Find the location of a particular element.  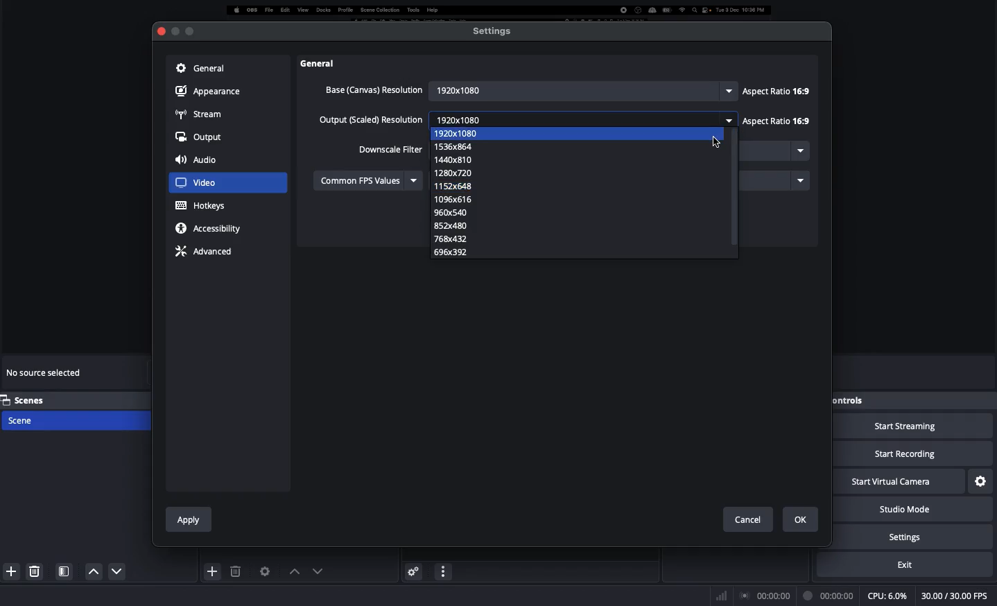

No source selected is located at coordinates (46, 375).